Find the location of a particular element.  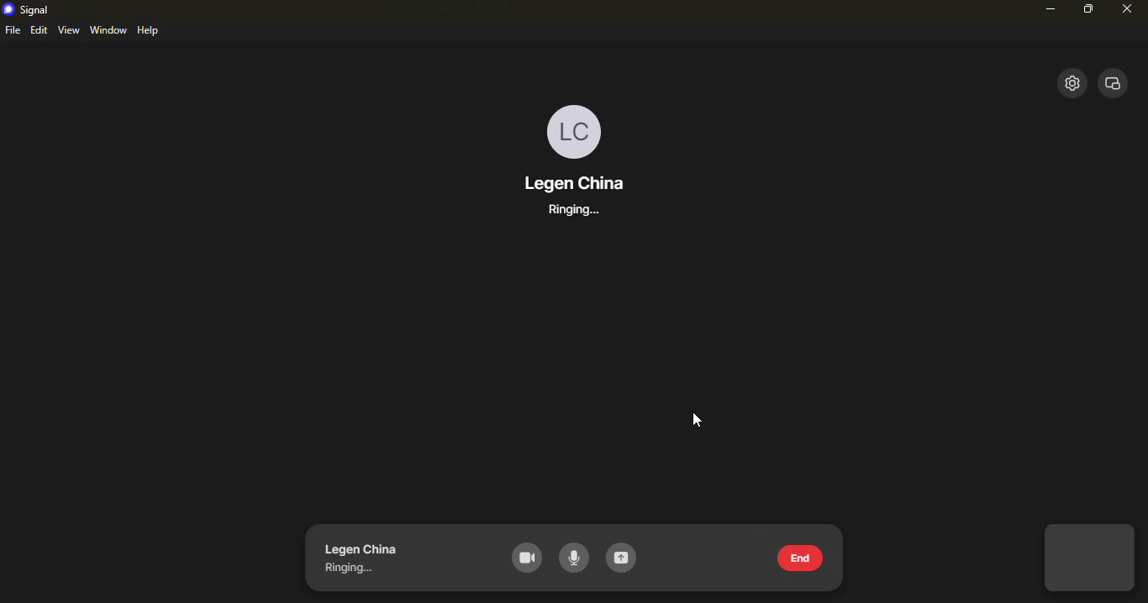

ringing is located at coordinates (354, 569).